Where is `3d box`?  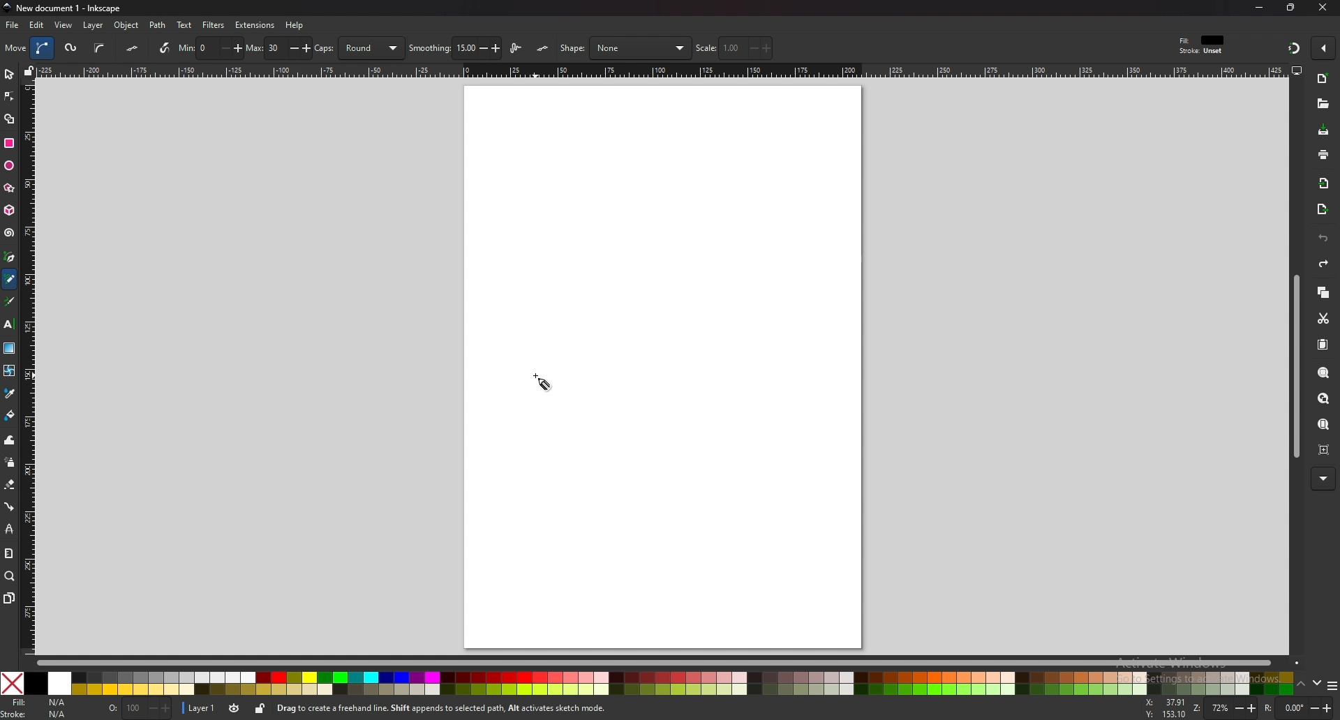 3d box is located at coordinates (9, 211).